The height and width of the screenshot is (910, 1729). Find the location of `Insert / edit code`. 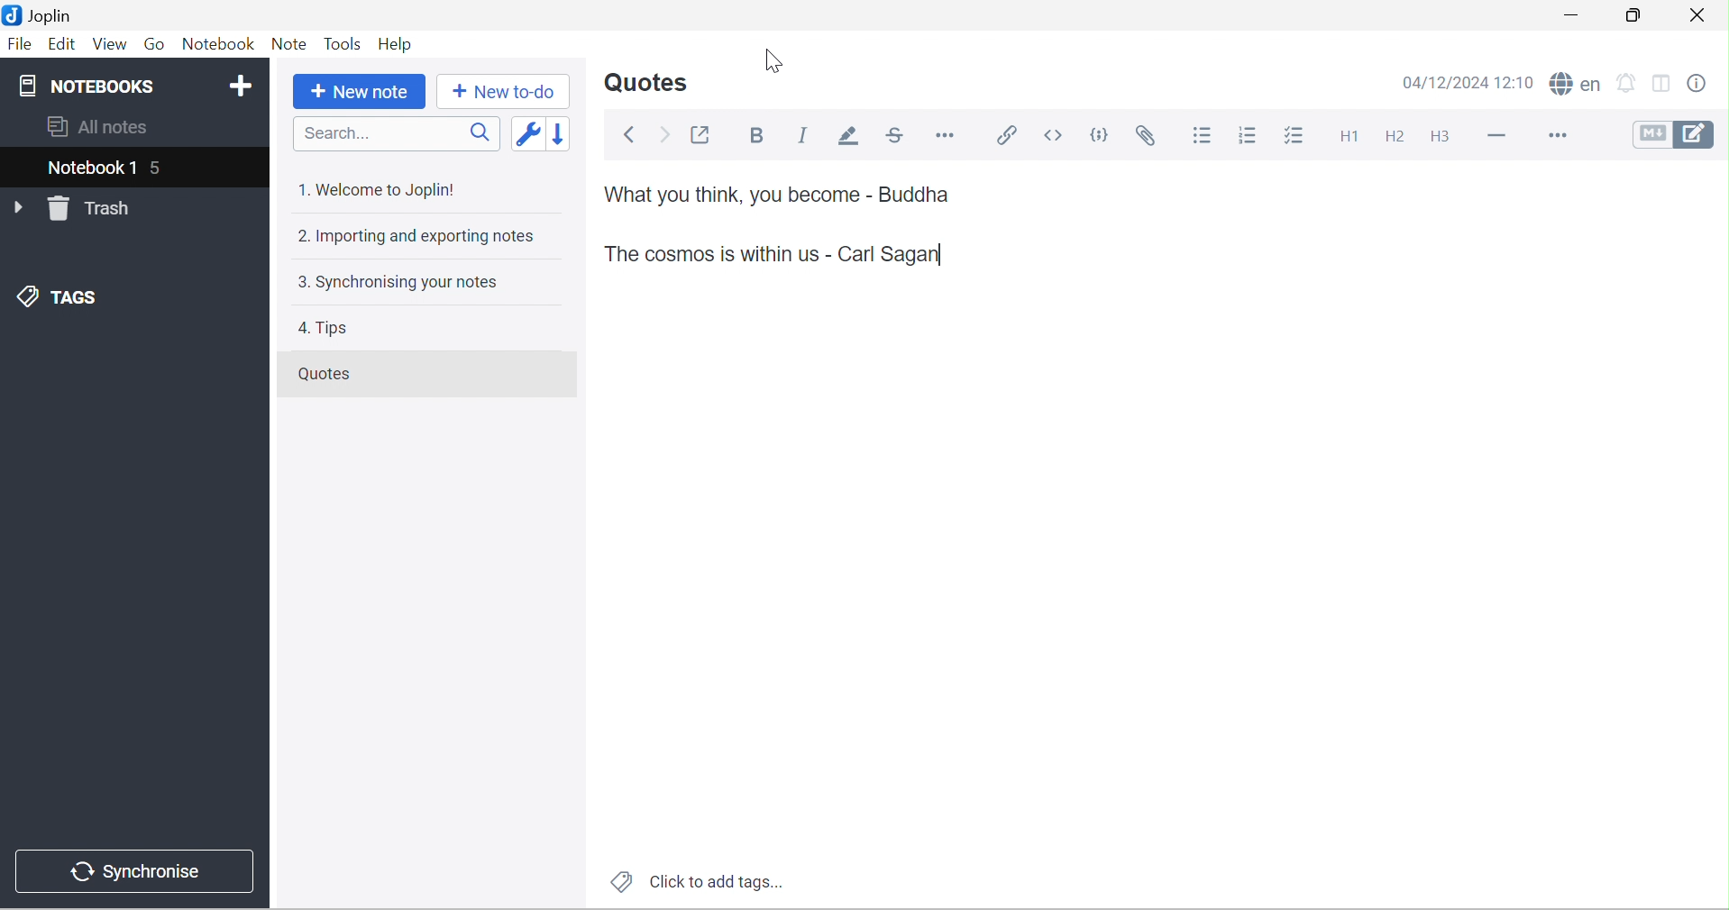

Insert / edit code is located at coordinates (1009, 136).